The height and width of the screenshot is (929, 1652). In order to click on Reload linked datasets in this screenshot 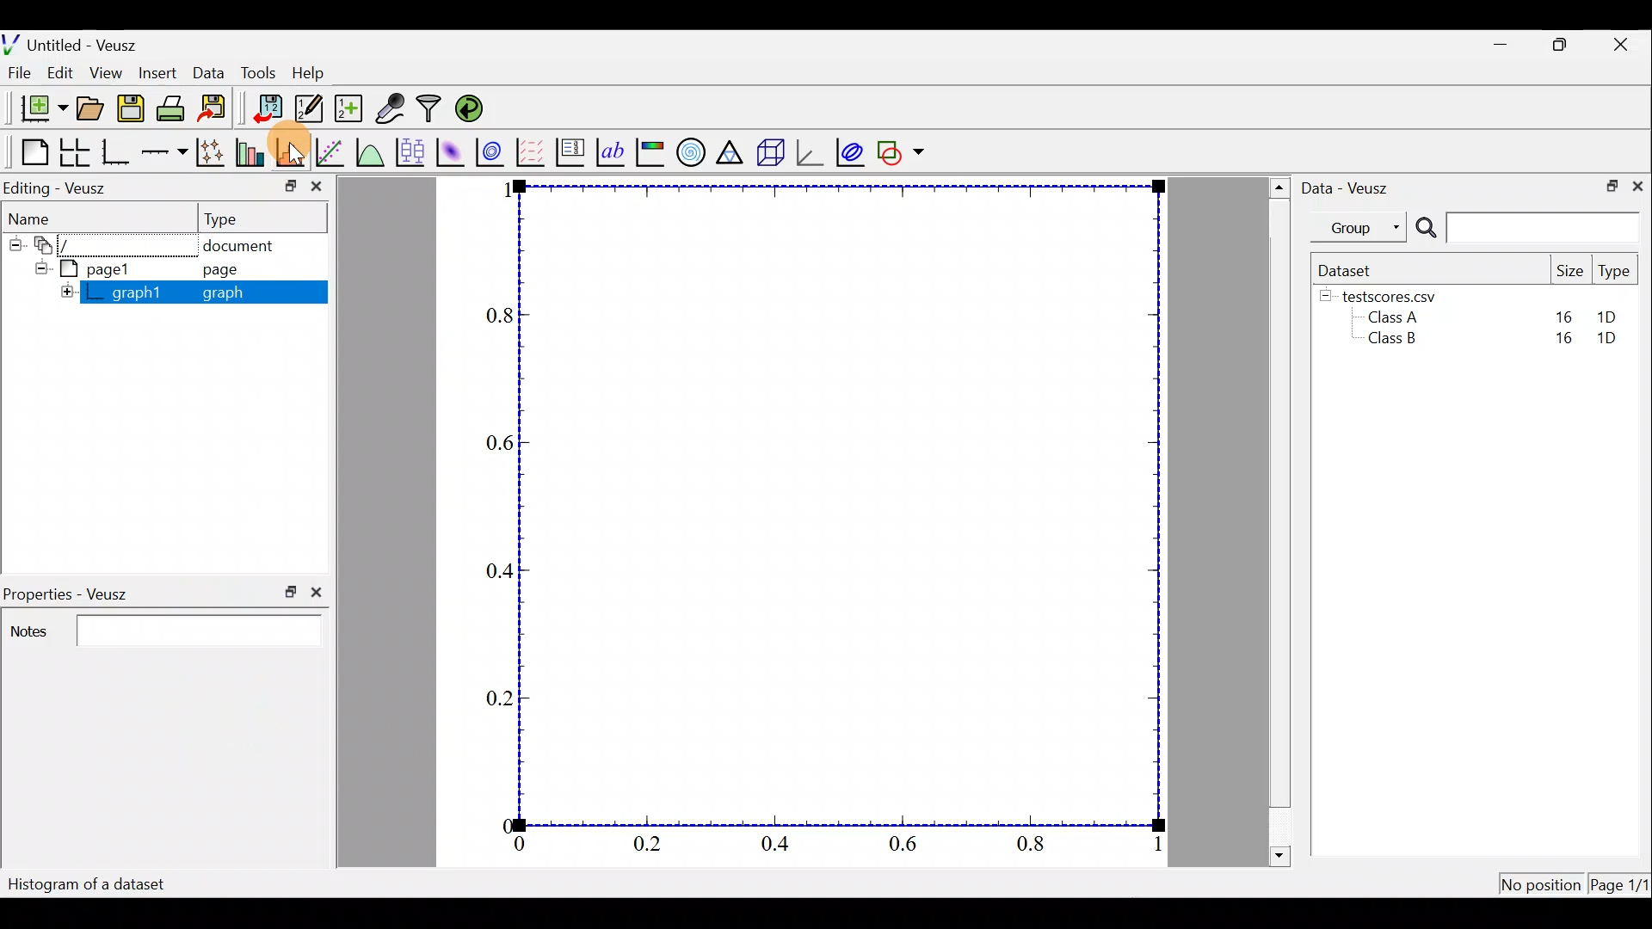, I will do `click(471, 109)`.